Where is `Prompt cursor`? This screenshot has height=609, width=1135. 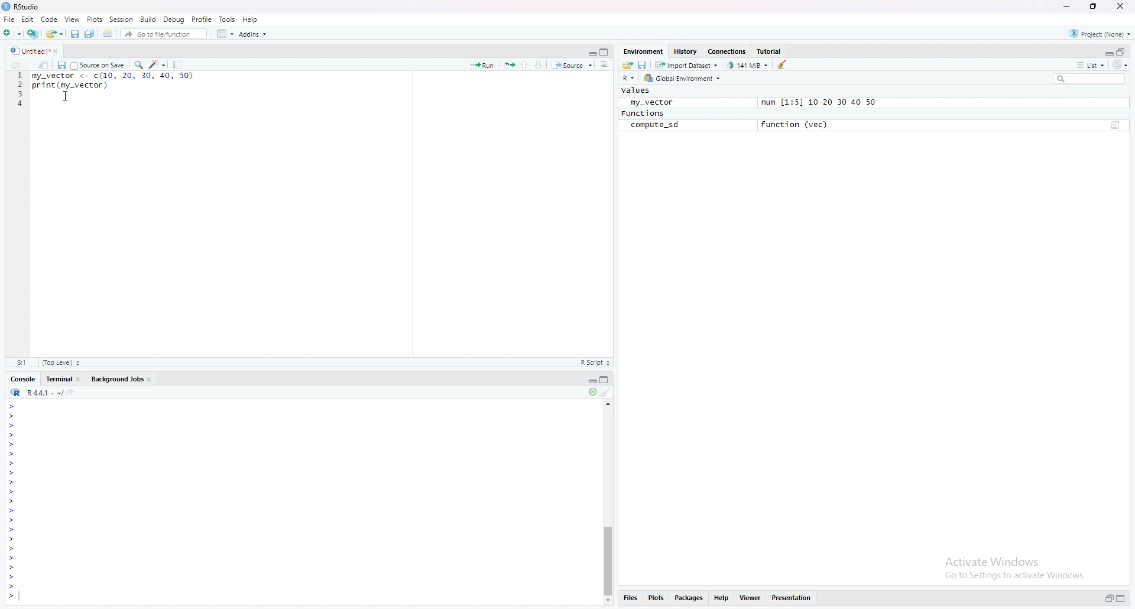
Prompt cursor is located at coordinates (12, 406).